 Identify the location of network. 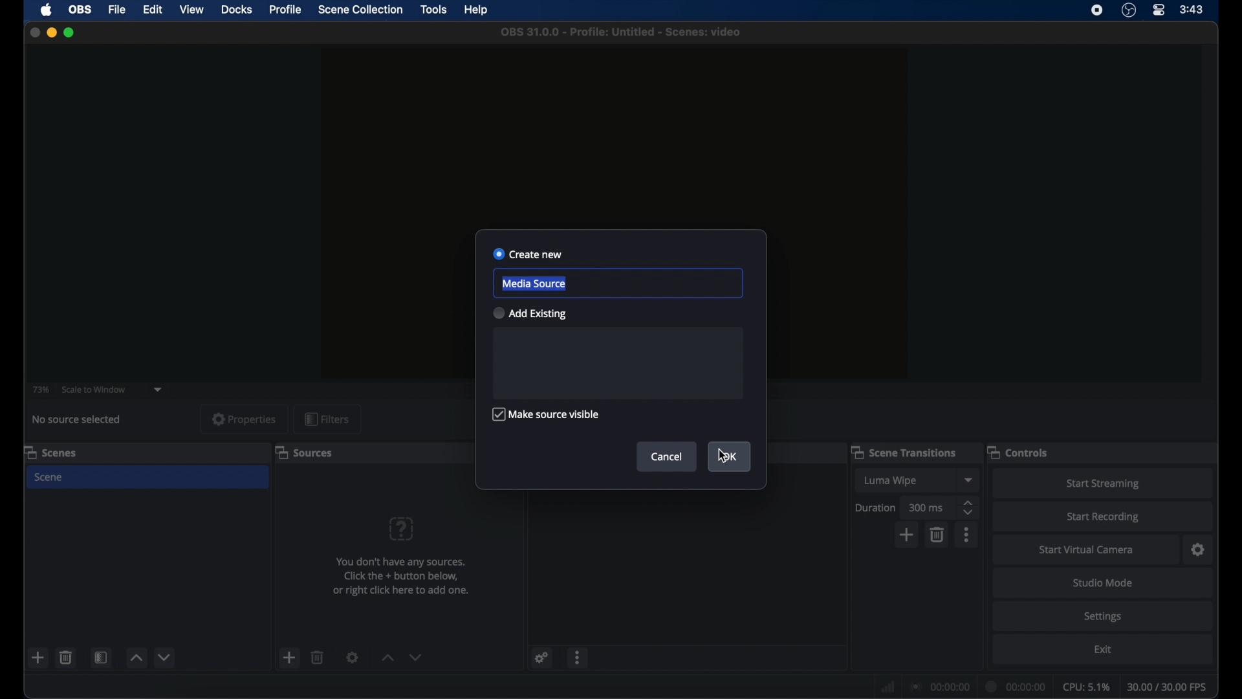
(888, 687).